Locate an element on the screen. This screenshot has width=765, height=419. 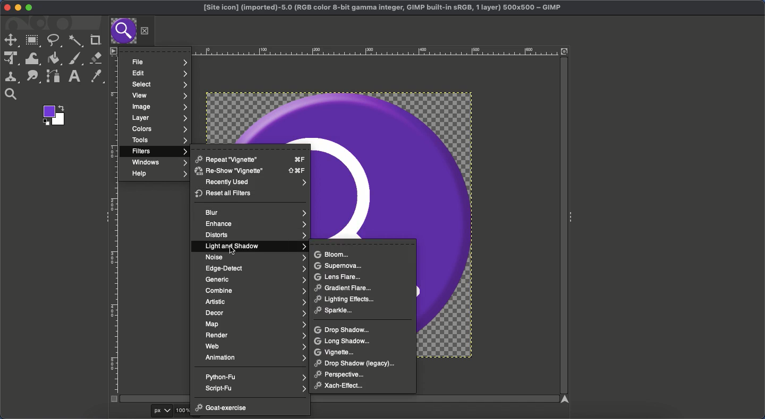
Tab is located at coordinates (123, 31).